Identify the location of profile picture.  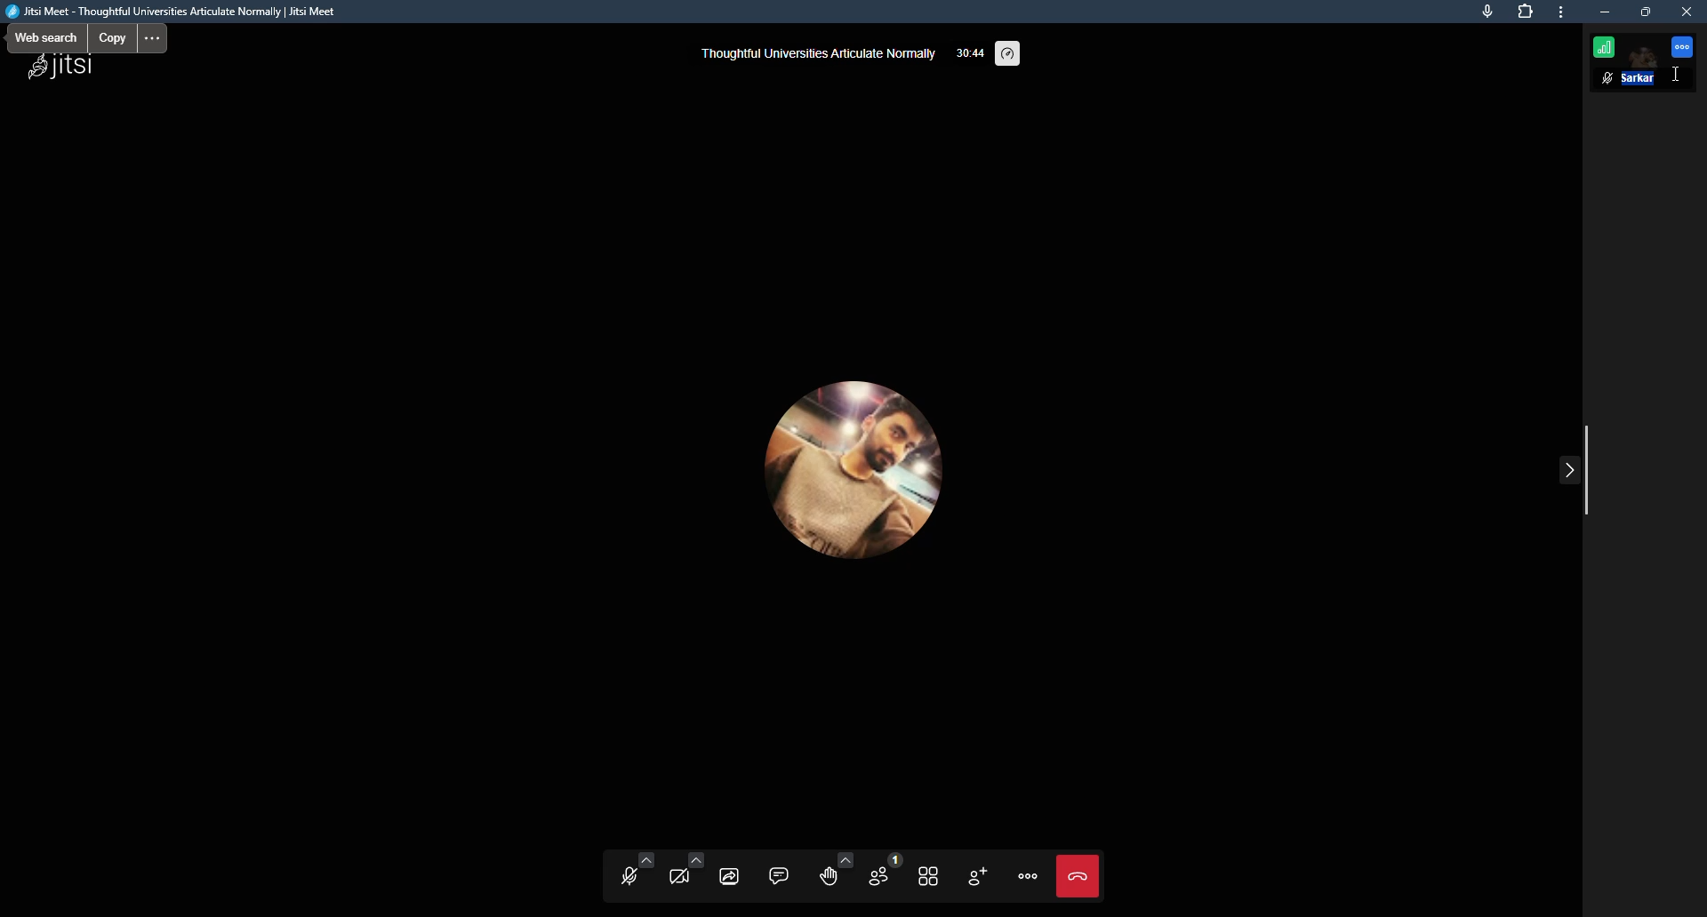
(865, 470).